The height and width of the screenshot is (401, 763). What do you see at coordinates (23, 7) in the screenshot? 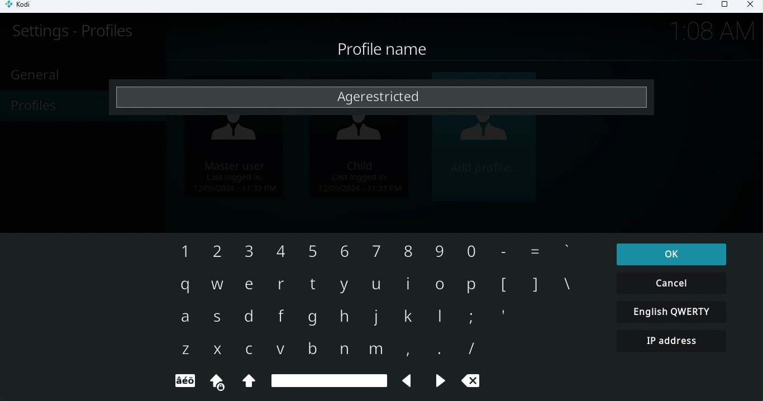
I see `Kodi icon` at bounding box center [23, 7].